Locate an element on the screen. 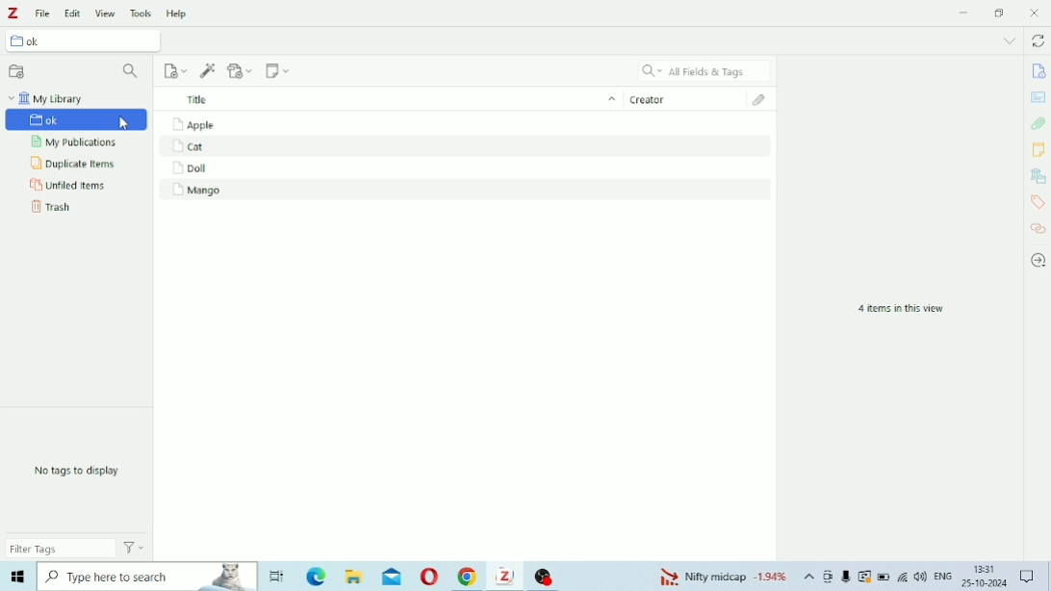 This screenshot has width=1051, height=591. Help is located at coordinates (177, 13).